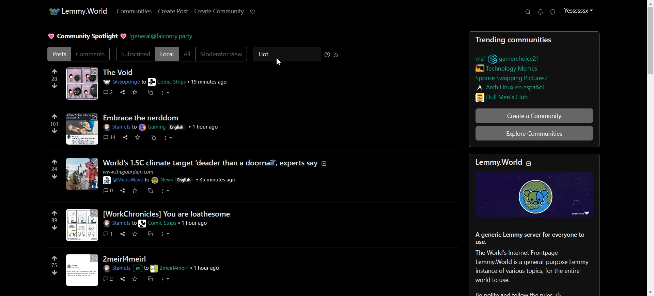  I want to click on cross post, so click(150, 189).